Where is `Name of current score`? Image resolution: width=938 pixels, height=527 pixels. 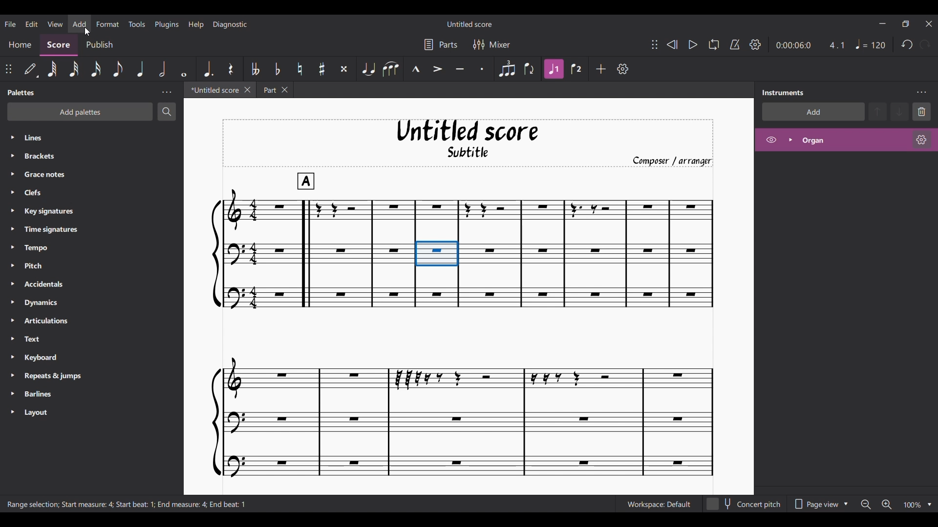 Name of current score is located at coordinates (470, 24).